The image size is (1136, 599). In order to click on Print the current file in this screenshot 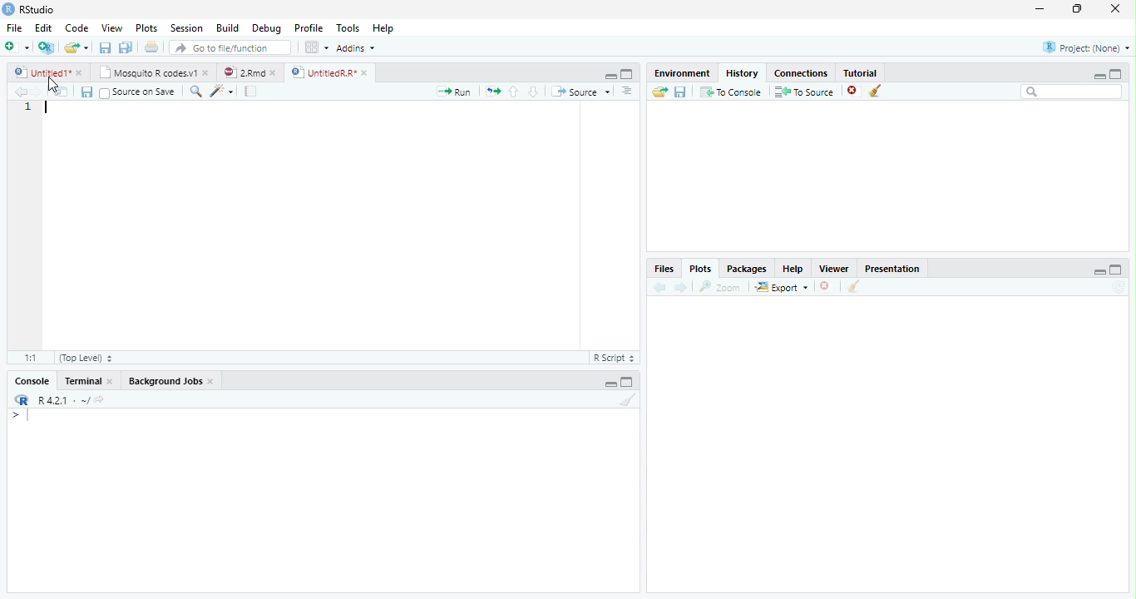, I will do `click(151, 47)`.